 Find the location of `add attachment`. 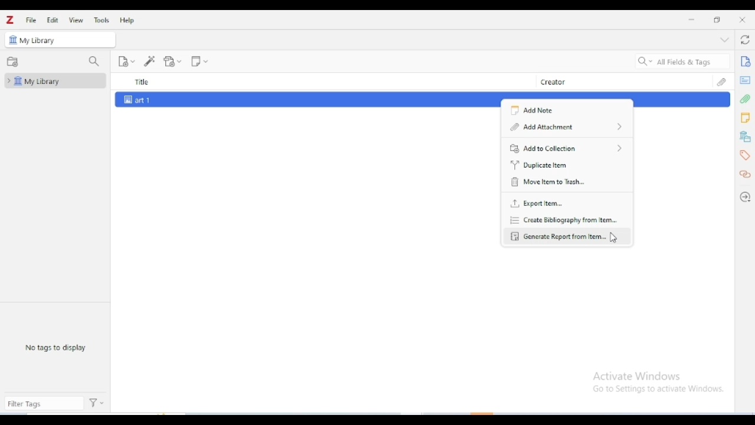

add attachment is located at coordinates (172, 61).